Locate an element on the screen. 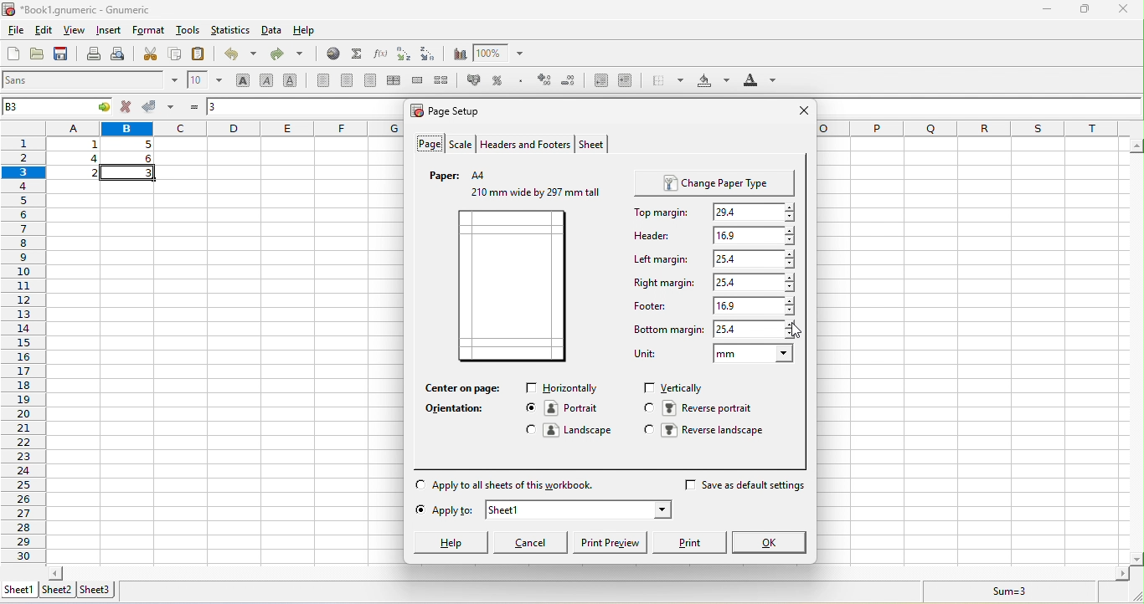  paper a4 is located at coordinates (464, 174).